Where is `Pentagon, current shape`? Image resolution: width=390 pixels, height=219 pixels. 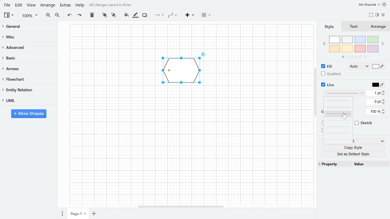 Pentagon, current shape is located at coordinates (181, 71).